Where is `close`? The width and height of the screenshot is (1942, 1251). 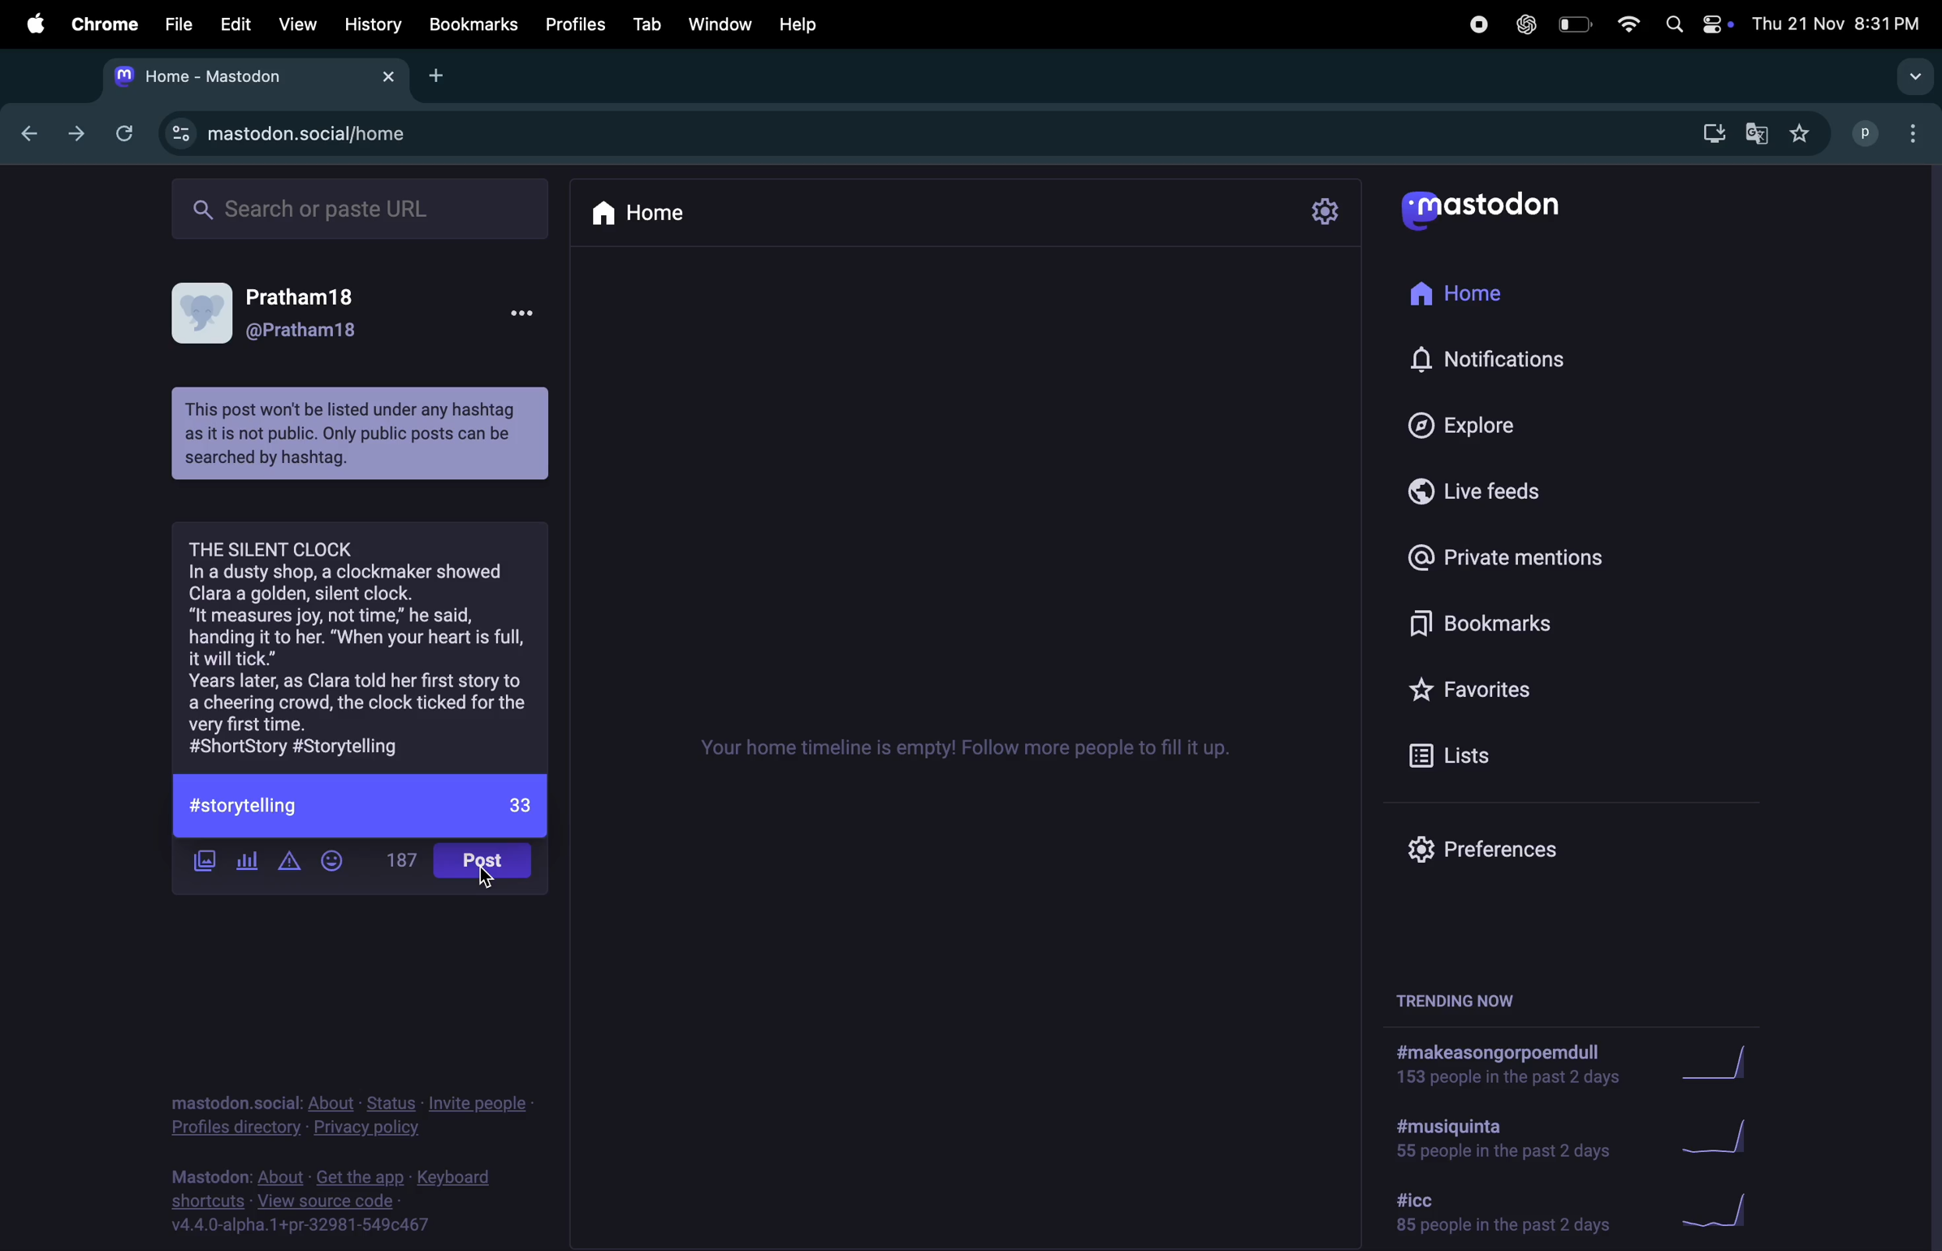
close is located at coordinates (387, 77).